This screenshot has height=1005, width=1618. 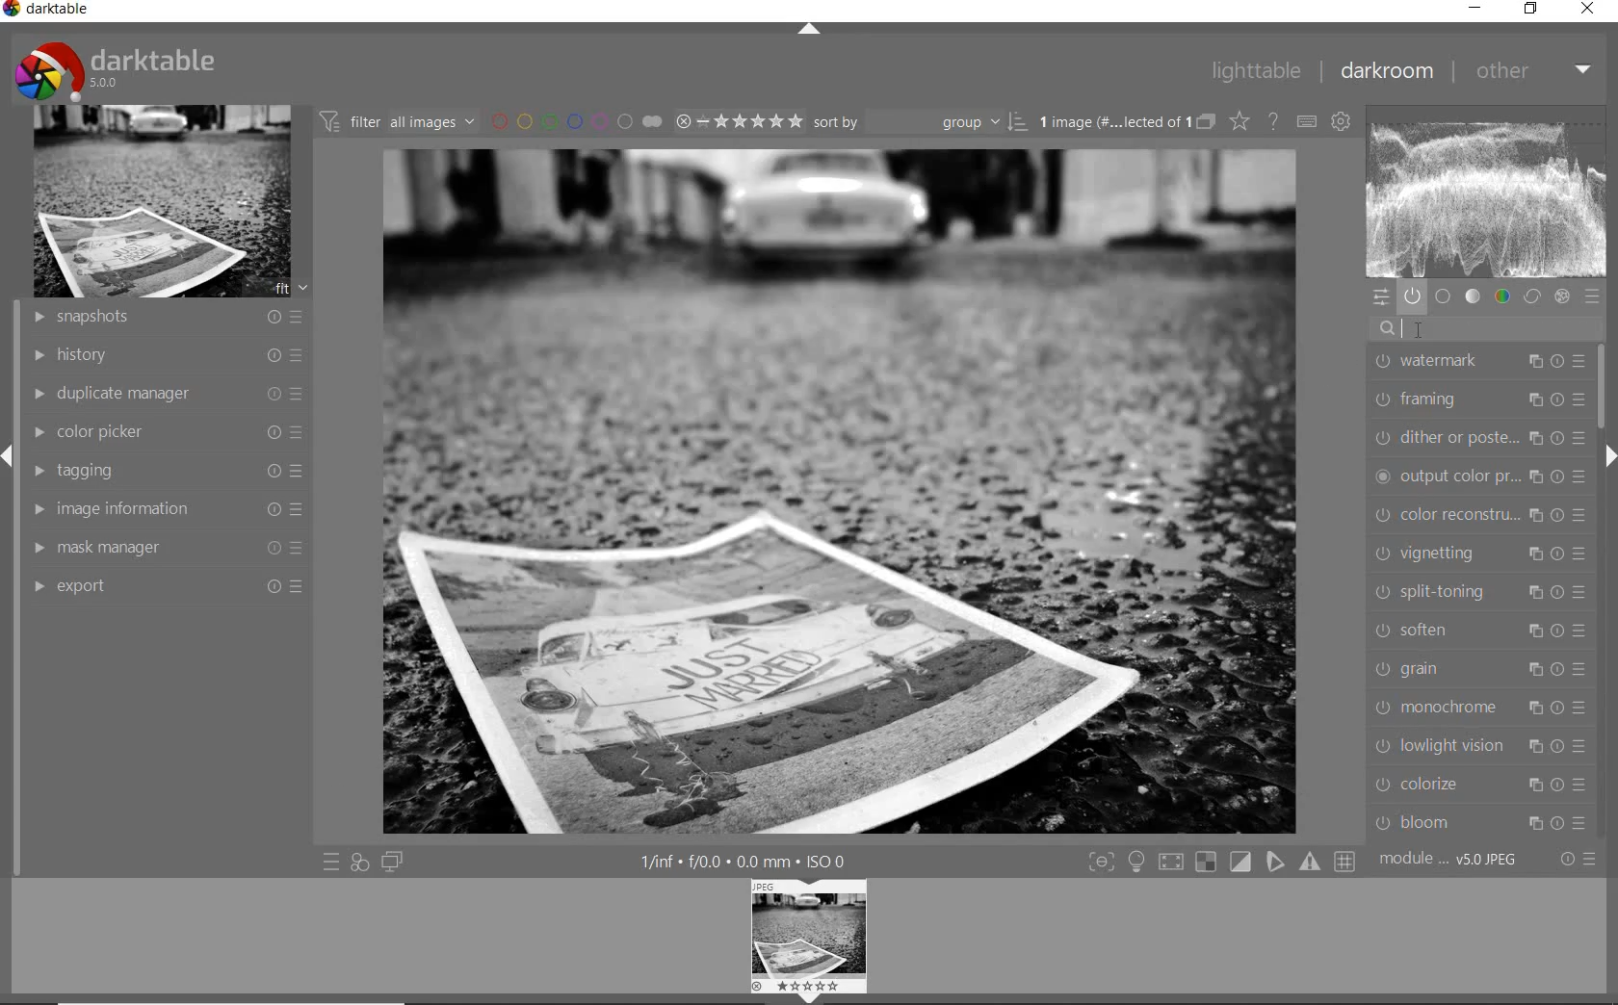 What do you see at coordinates (1478, 593) in the screenshot?
I see `split toning` at bounding box center [1478, 593].